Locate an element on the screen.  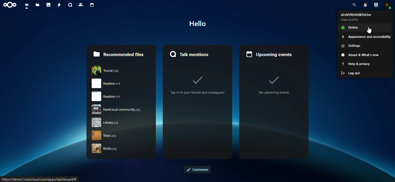
profile is located at coordinates (363, 17).